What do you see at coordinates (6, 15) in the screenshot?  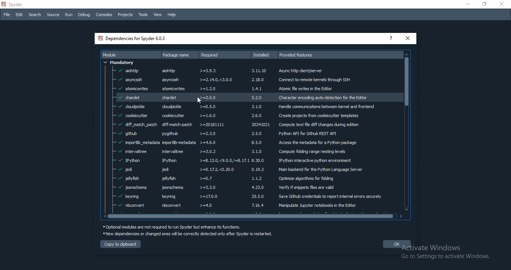 I see `File ` at bounding box center [6, 15].